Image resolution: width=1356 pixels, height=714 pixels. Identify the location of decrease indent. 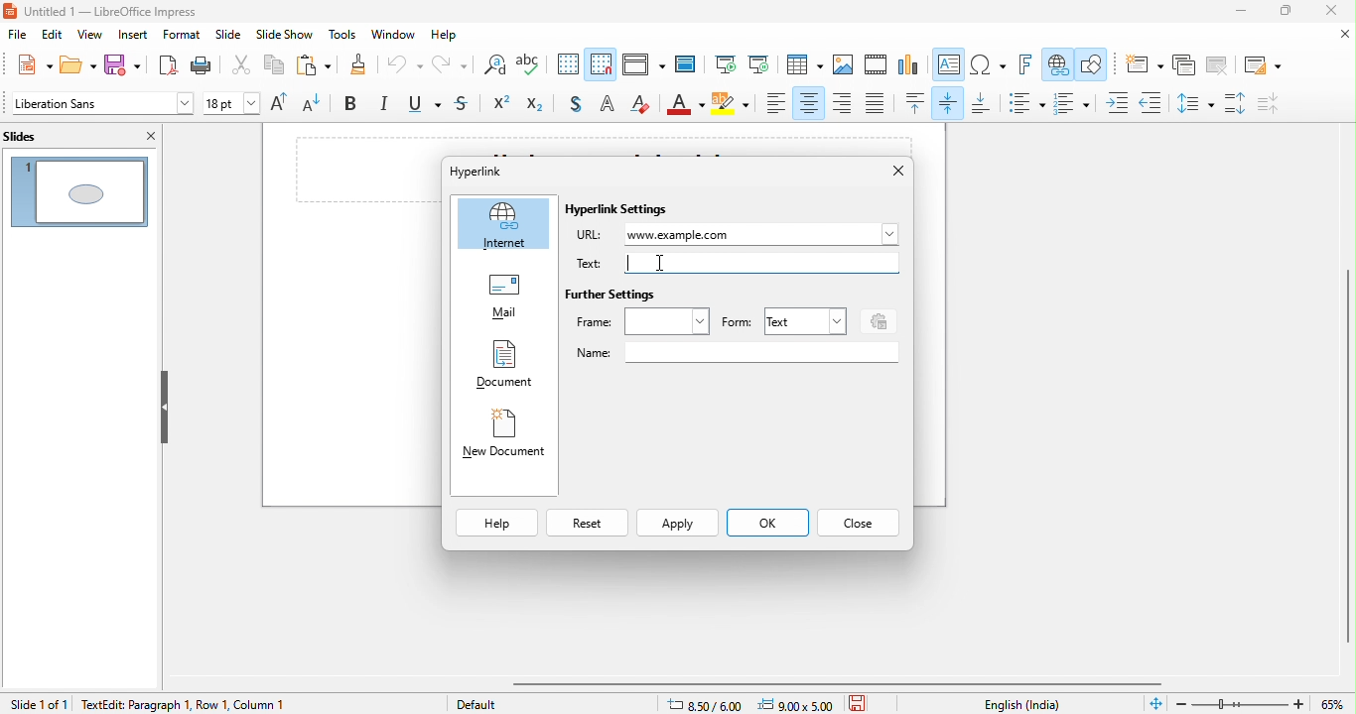
(1151, 100).